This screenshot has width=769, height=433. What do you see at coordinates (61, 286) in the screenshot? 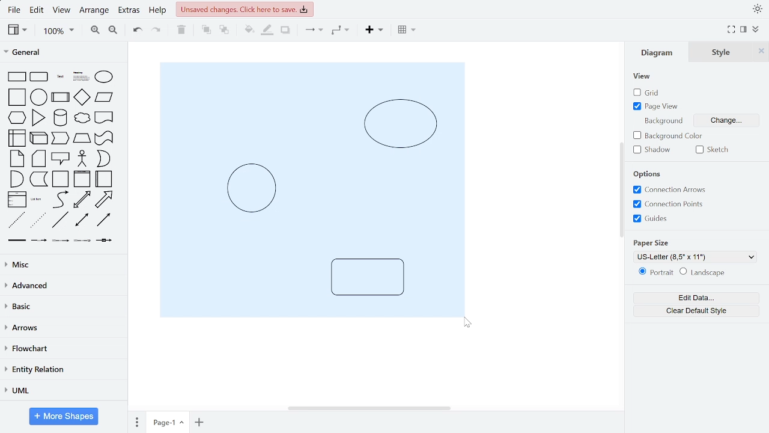
I see `advanced` at bounding box center [61, 286].